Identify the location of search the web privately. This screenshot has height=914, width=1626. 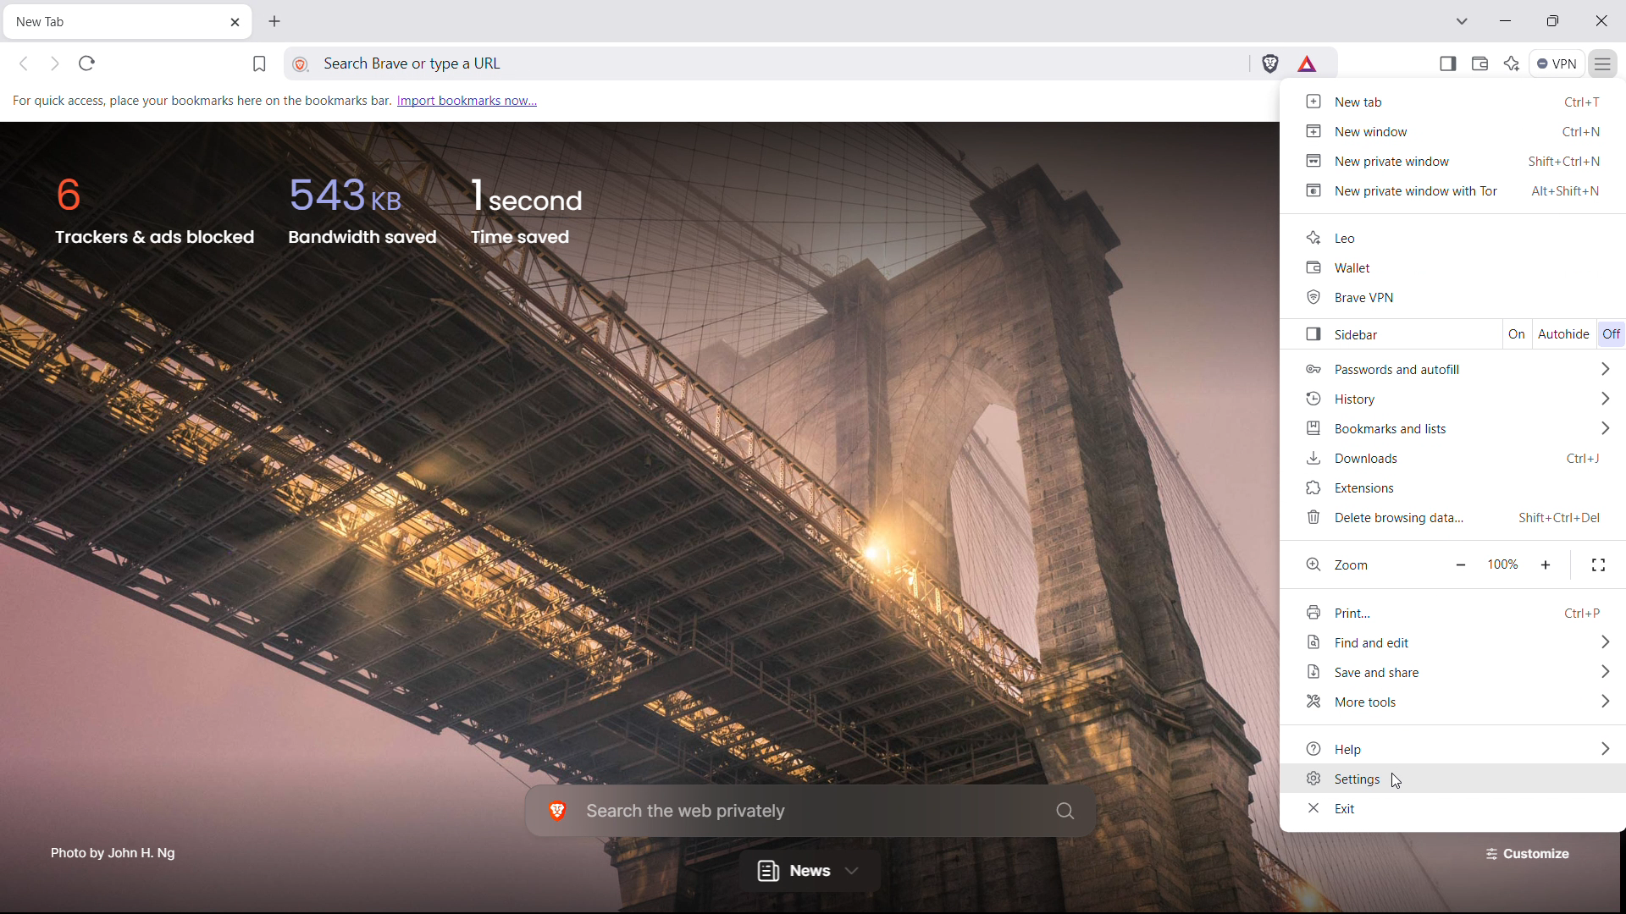
(810, 811).